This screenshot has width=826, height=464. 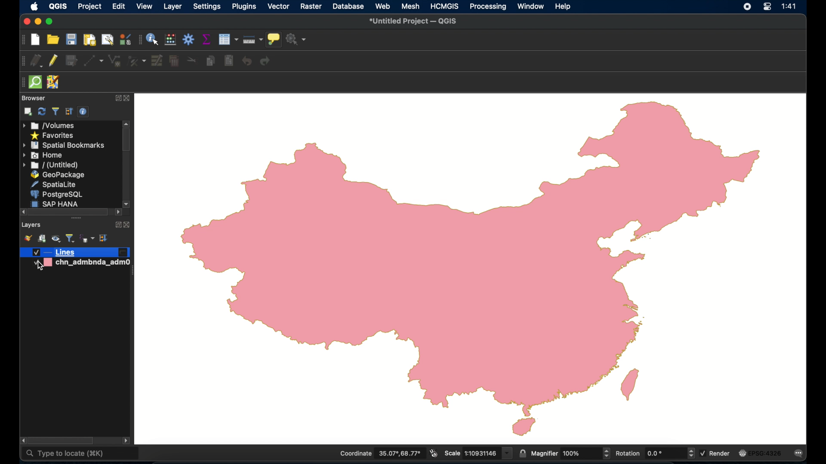 What do you see at coordinates (71, 238) in the screenshot?
I see `filter legend` at bounding box center [71, 238].